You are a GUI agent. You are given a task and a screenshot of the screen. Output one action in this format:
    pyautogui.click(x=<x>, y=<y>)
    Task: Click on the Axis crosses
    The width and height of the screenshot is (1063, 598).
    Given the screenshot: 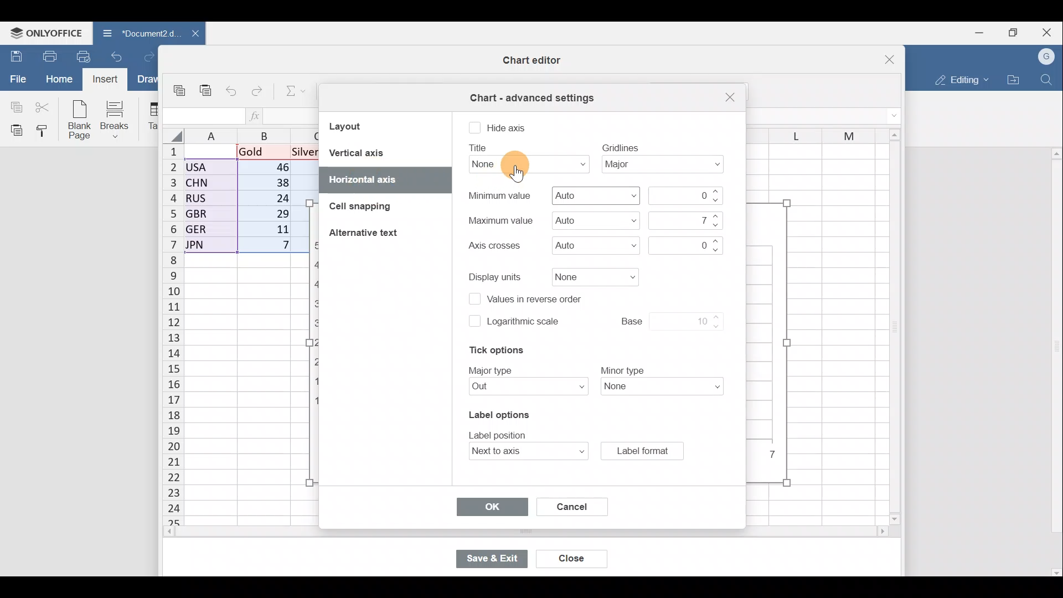 What is the action you would take?
    pyautogui.click(x=595, y=245)
    